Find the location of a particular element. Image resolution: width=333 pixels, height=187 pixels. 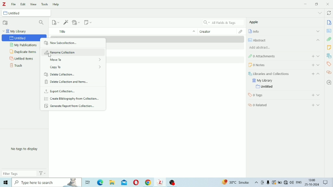

Logo is located at coordinates (5, 4).